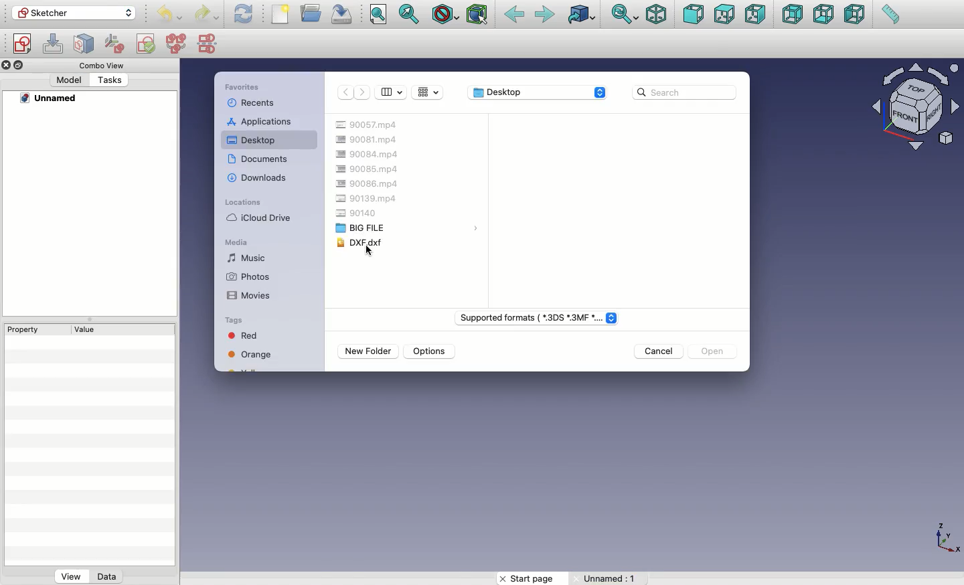  What do you see at coordinates (361, 92) in the screenshot?
I see `Forward` at bounding box center [361, 92].